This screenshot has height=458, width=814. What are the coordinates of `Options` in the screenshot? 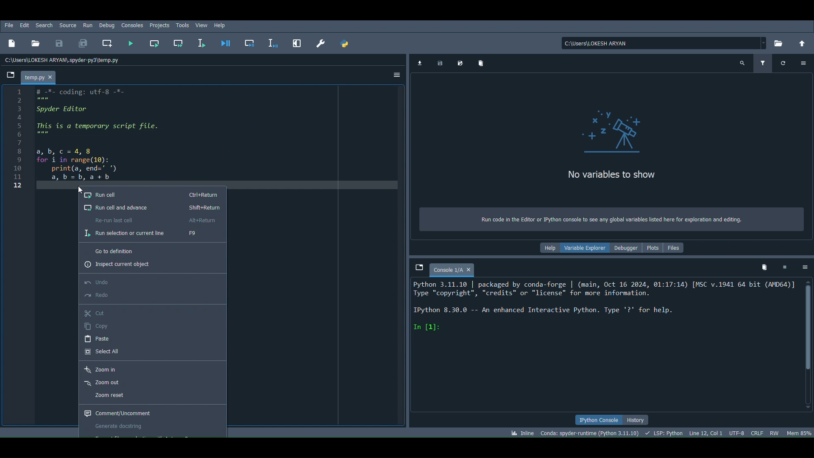 It's located at (396, 74).